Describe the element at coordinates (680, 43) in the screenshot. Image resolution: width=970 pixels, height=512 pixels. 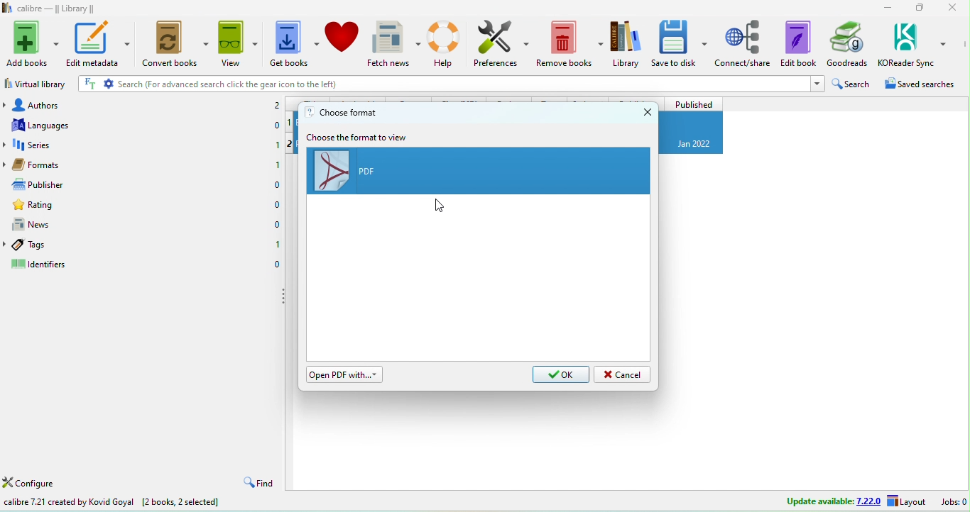
I see `Save to disk` at that location.